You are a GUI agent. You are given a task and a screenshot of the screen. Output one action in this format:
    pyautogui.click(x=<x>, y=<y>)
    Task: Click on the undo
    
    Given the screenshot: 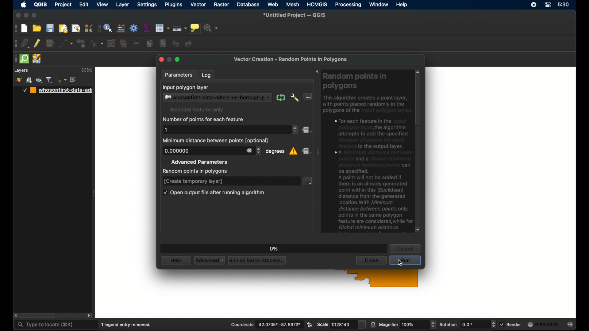 What is the action you would take?
    pyautogui.click(x=176, y=44)
    